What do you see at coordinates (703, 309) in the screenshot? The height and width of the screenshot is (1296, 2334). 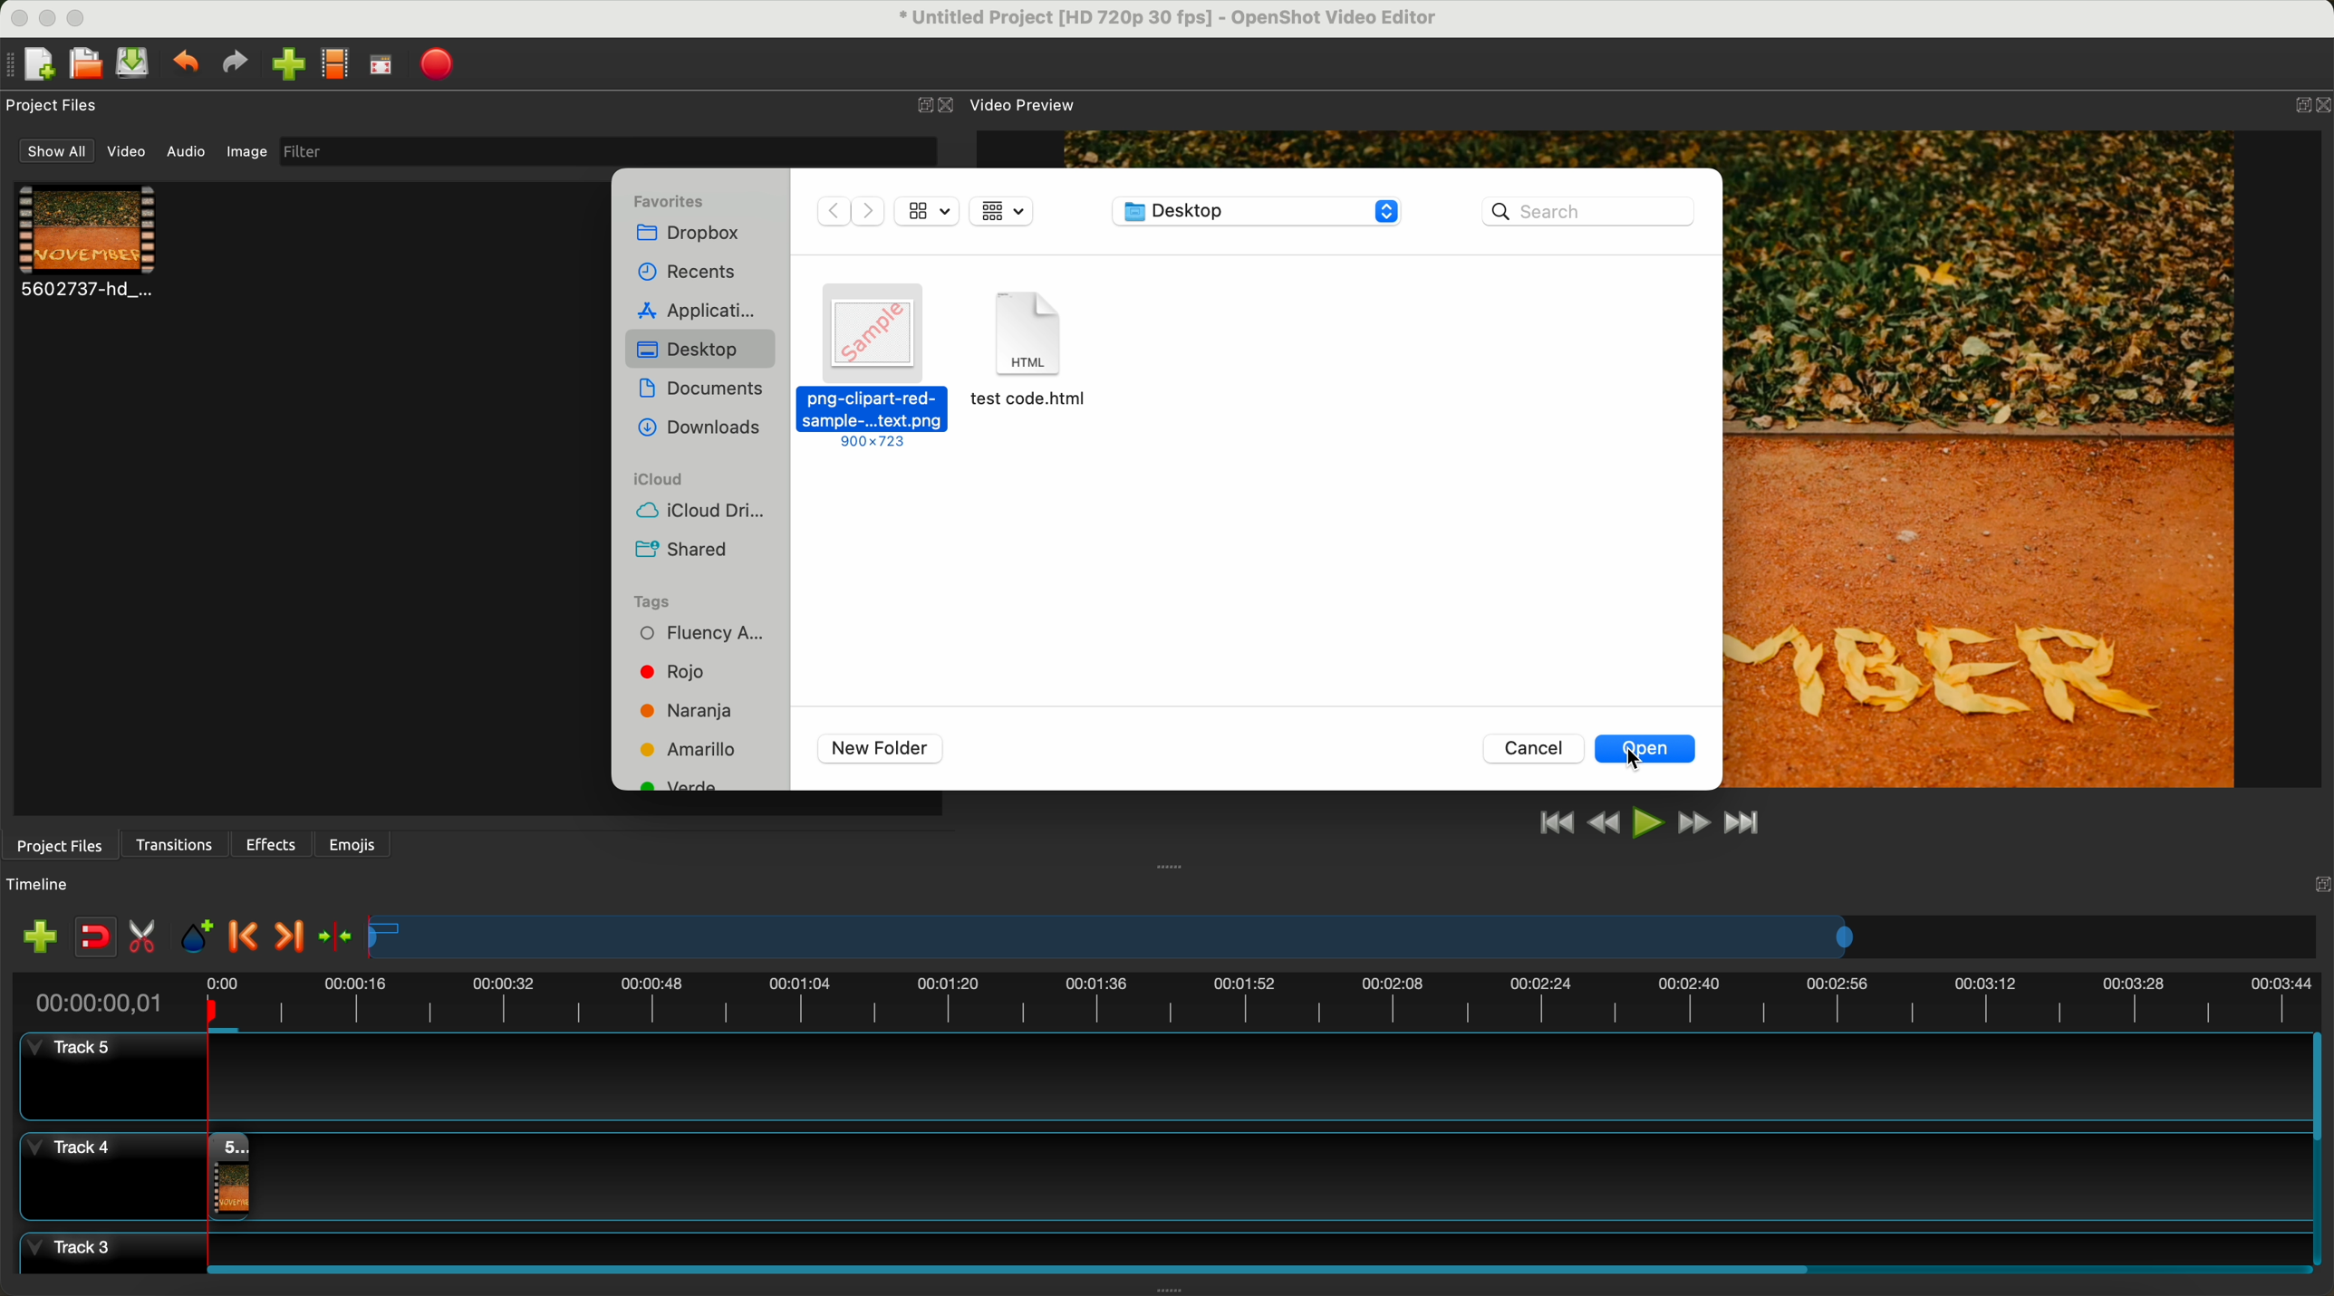 I see `applications` at bounding box center [703, 309].